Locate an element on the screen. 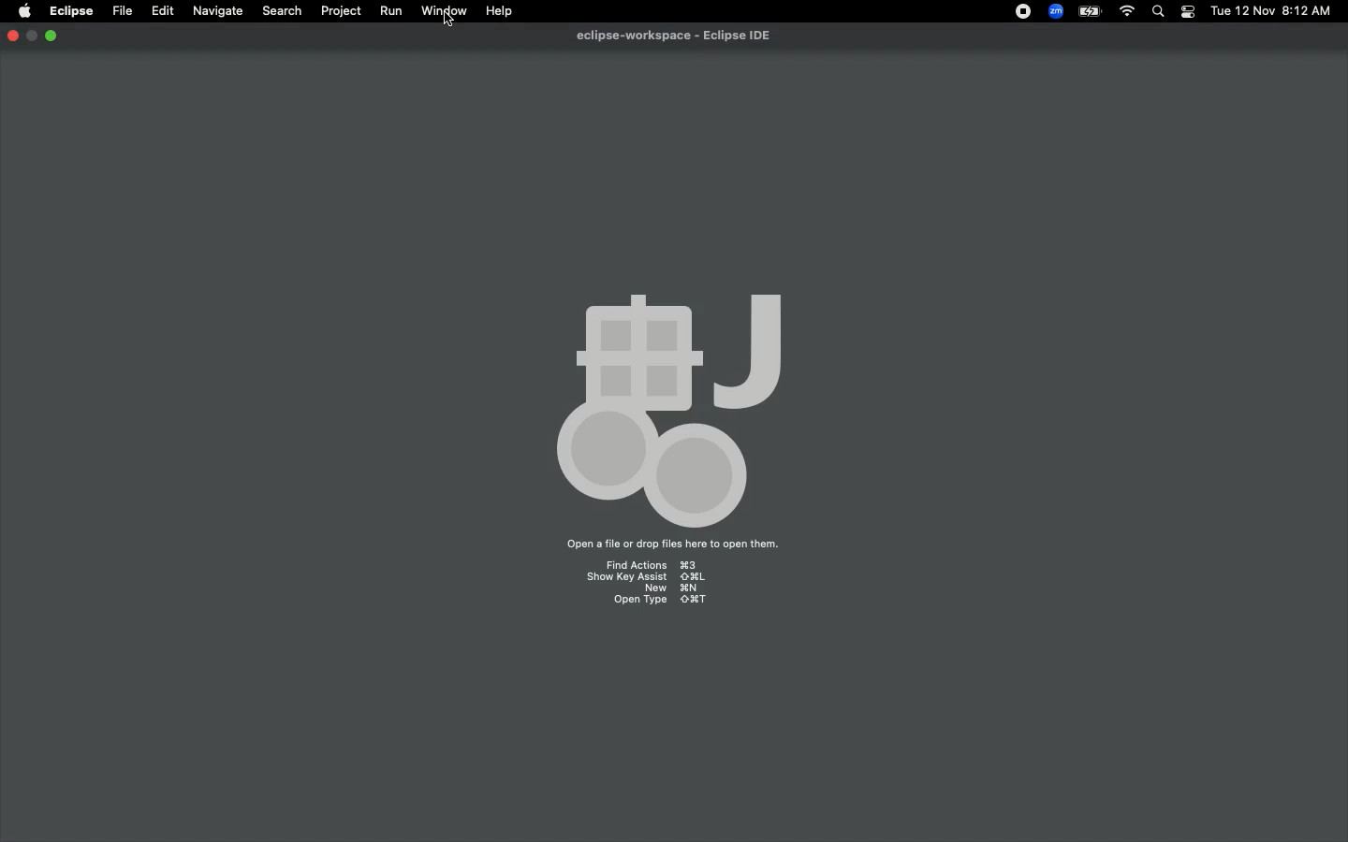  Run is located at coordinates (388, 10).